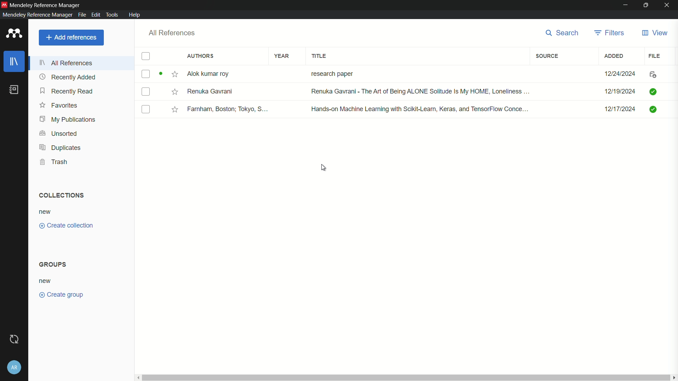  Describe the element at coordinates (60, 148) in the screenshot. I see `duplicates` at that location.